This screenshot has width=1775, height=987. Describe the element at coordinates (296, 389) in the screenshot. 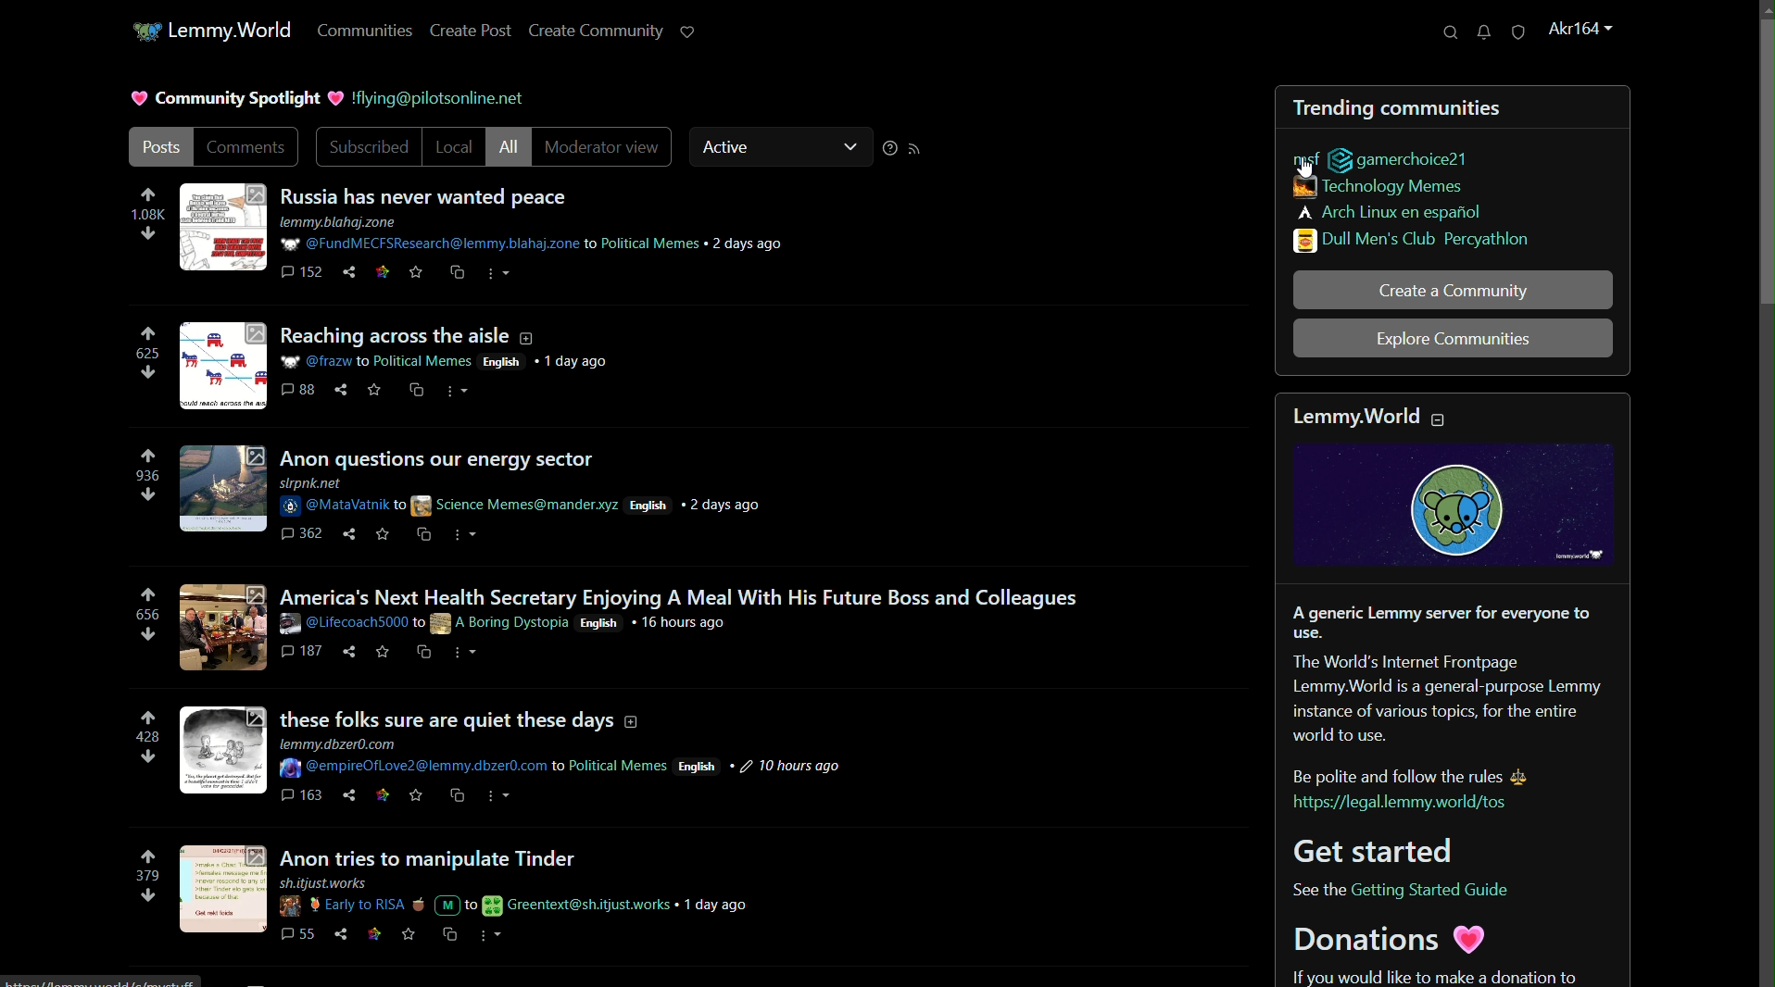

I see `comments` at that location.